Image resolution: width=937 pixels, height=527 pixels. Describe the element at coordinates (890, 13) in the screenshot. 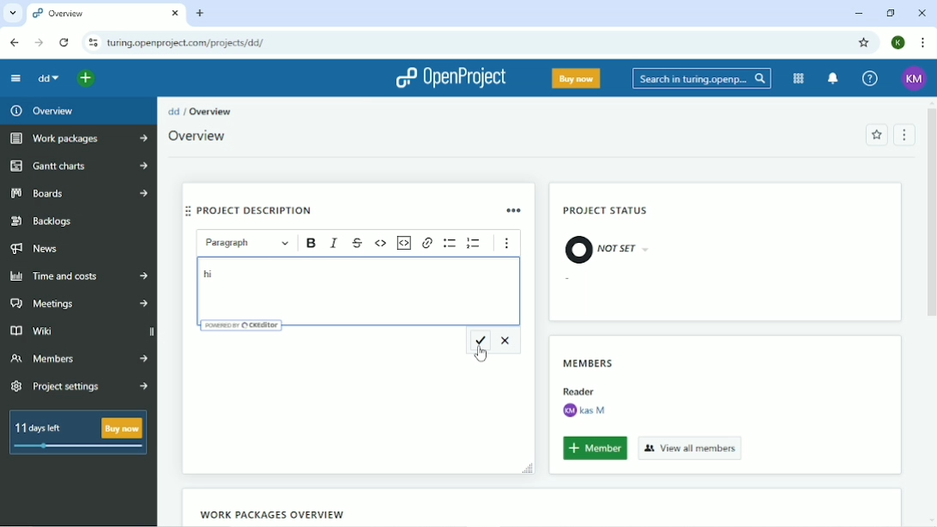

I see `Restore down` at that location.